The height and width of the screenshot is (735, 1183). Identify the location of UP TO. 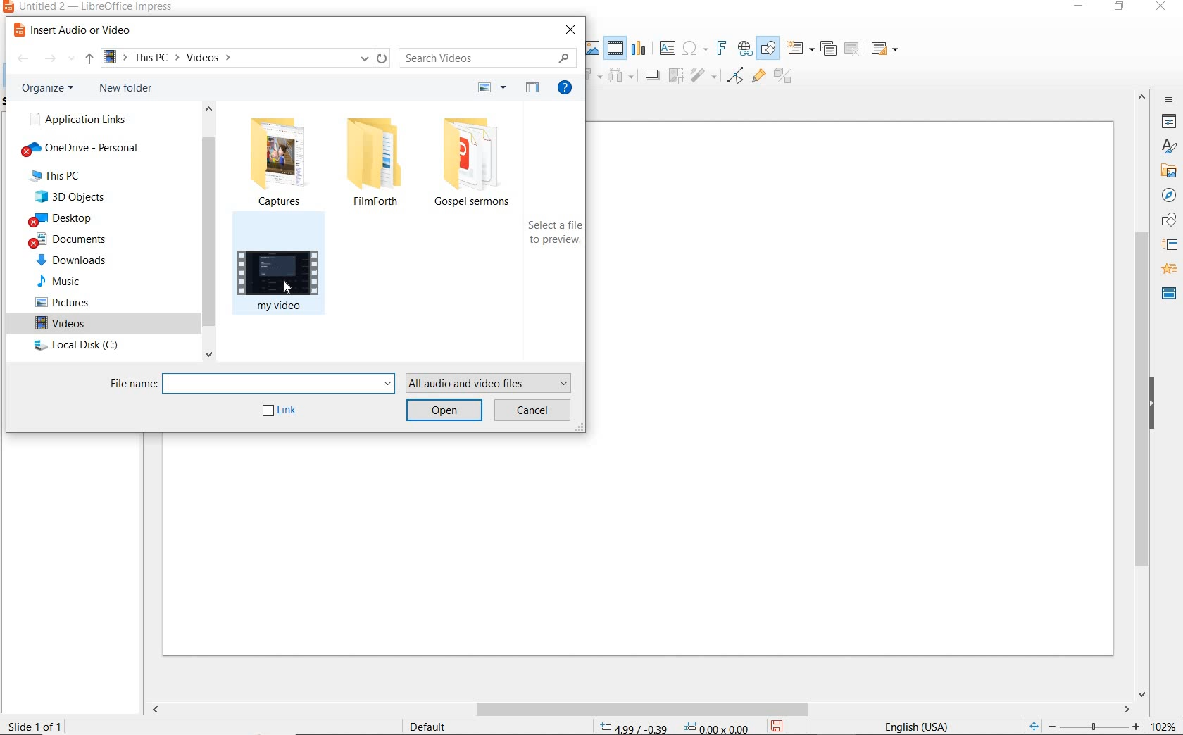
(87, 61).